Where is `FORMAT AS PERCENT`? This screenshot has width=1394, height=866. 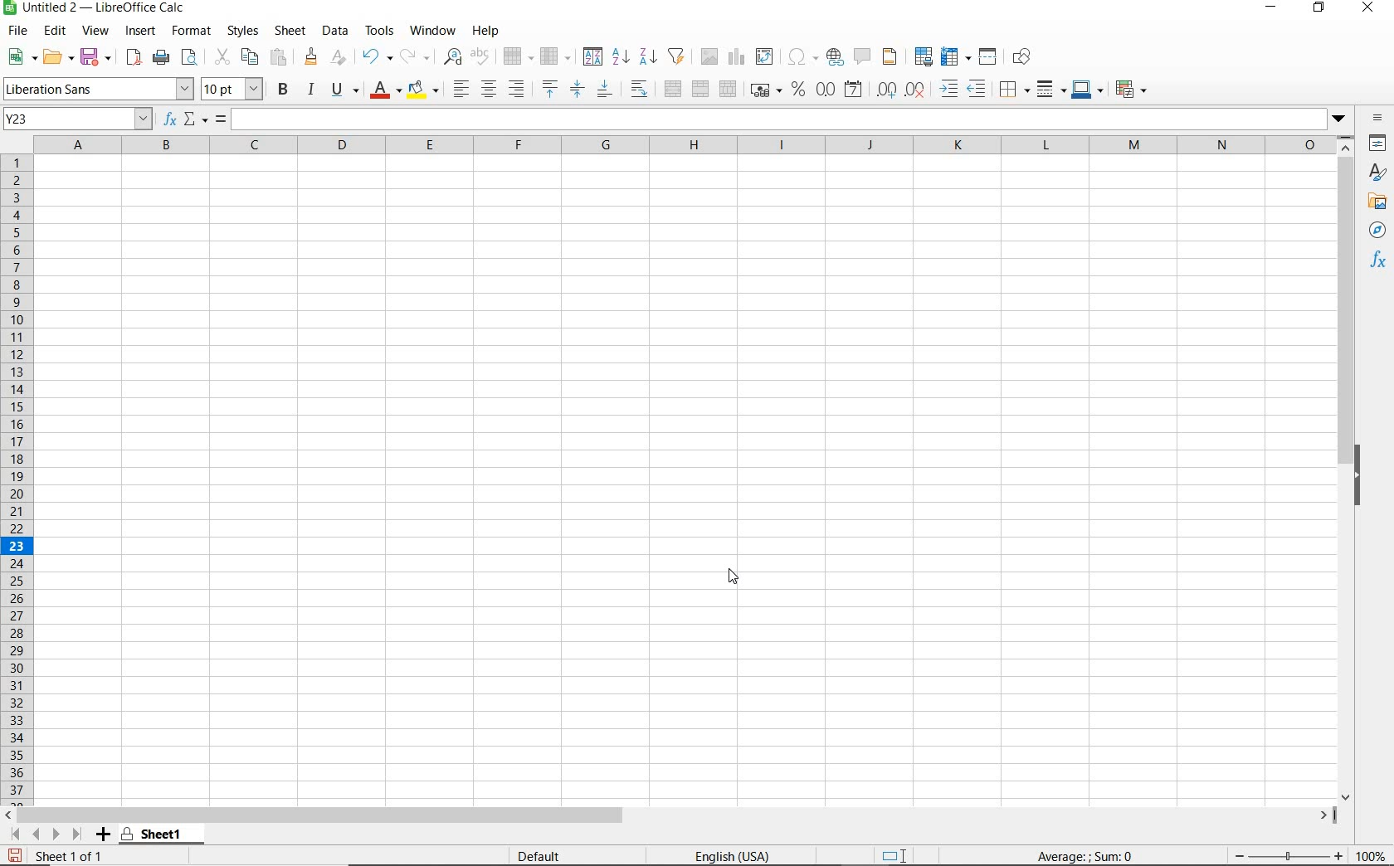
FORMAT AS PERCENT is located at coordinates (798, 90).